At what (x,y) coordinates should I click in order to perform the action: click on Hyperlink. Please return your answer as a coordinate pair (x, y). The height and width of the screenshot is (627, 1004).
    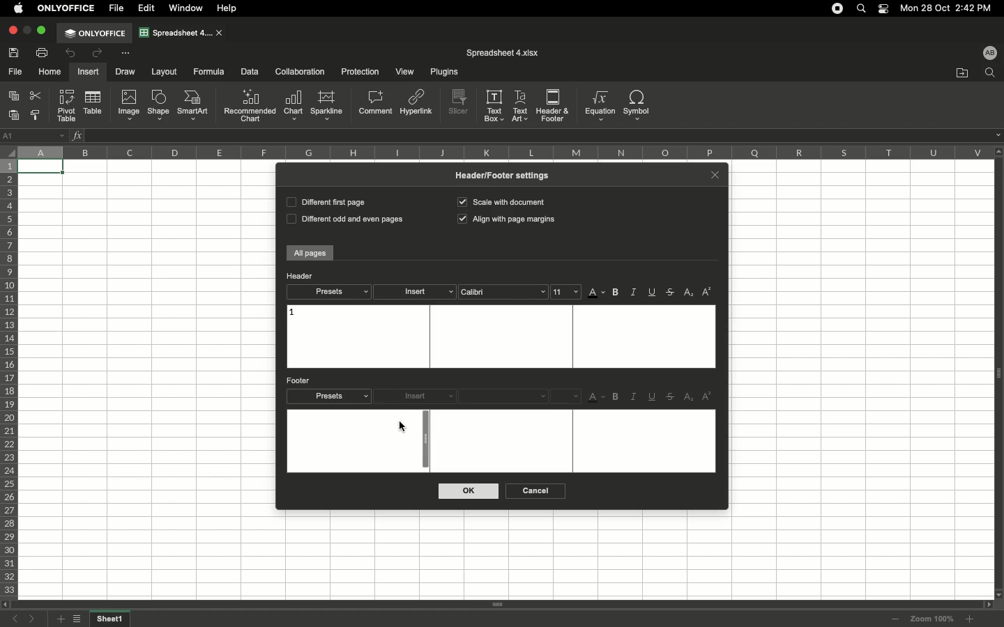
    Looking at the image, I should click on (417, 105).